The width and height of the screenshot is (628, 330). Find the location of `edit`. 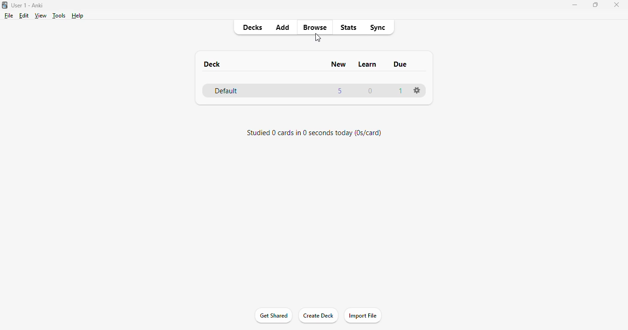

edit is located at coordinates (23, 16).